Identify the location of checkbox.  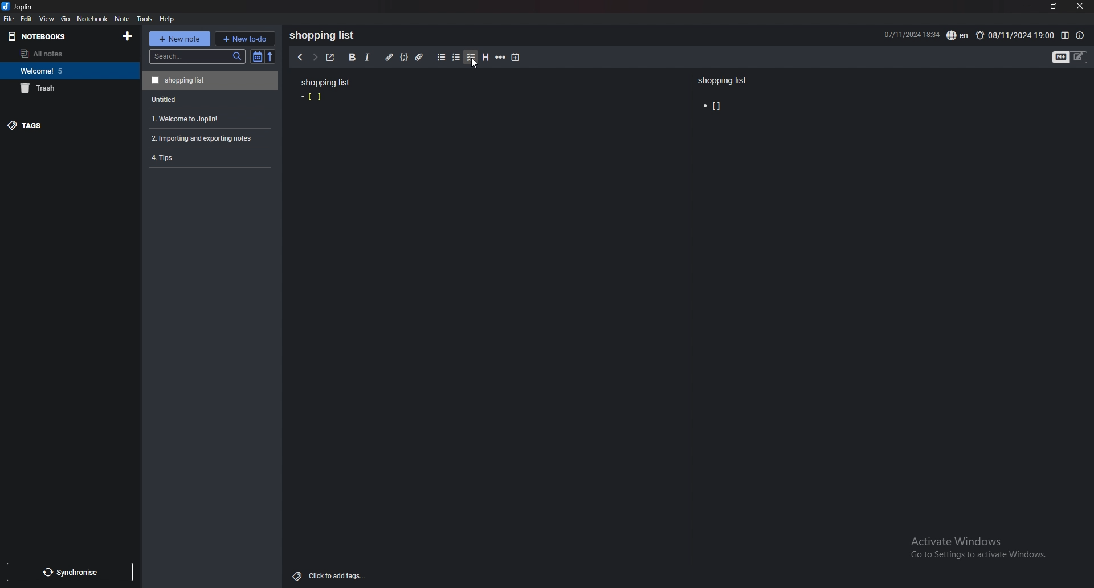
(471, 58).